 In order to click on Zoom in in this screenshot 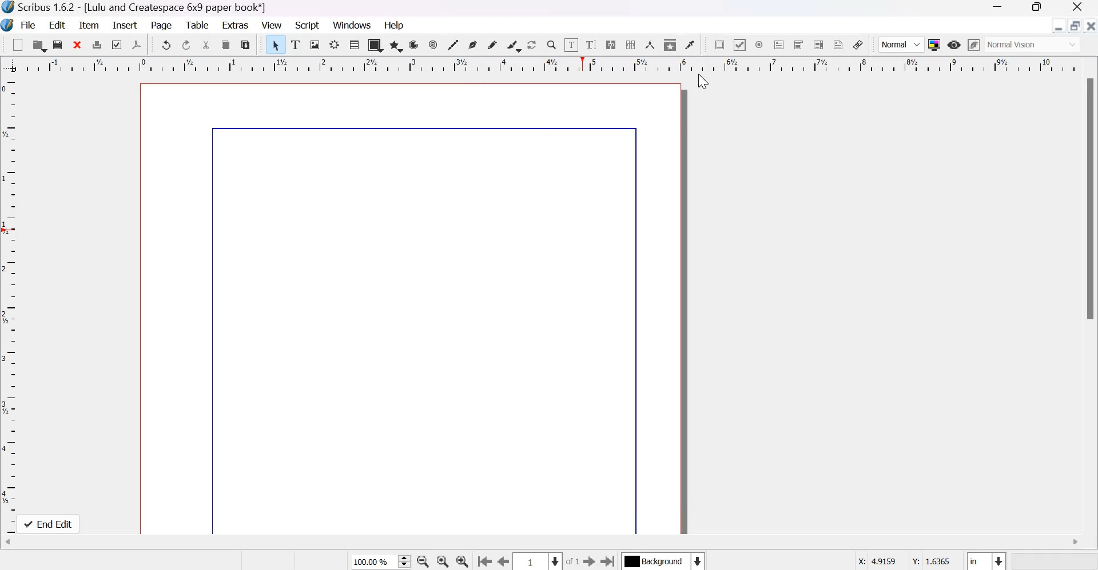, I will do `click(462, 560)`.